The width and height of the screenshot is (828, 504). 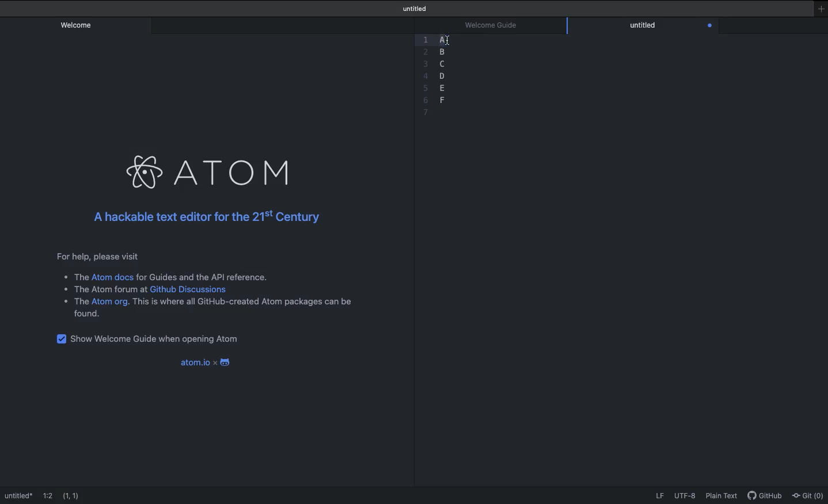 What do you see at coordinates (425, 89) in the screenshot?
I see `5` at bounding box center [425, 89].